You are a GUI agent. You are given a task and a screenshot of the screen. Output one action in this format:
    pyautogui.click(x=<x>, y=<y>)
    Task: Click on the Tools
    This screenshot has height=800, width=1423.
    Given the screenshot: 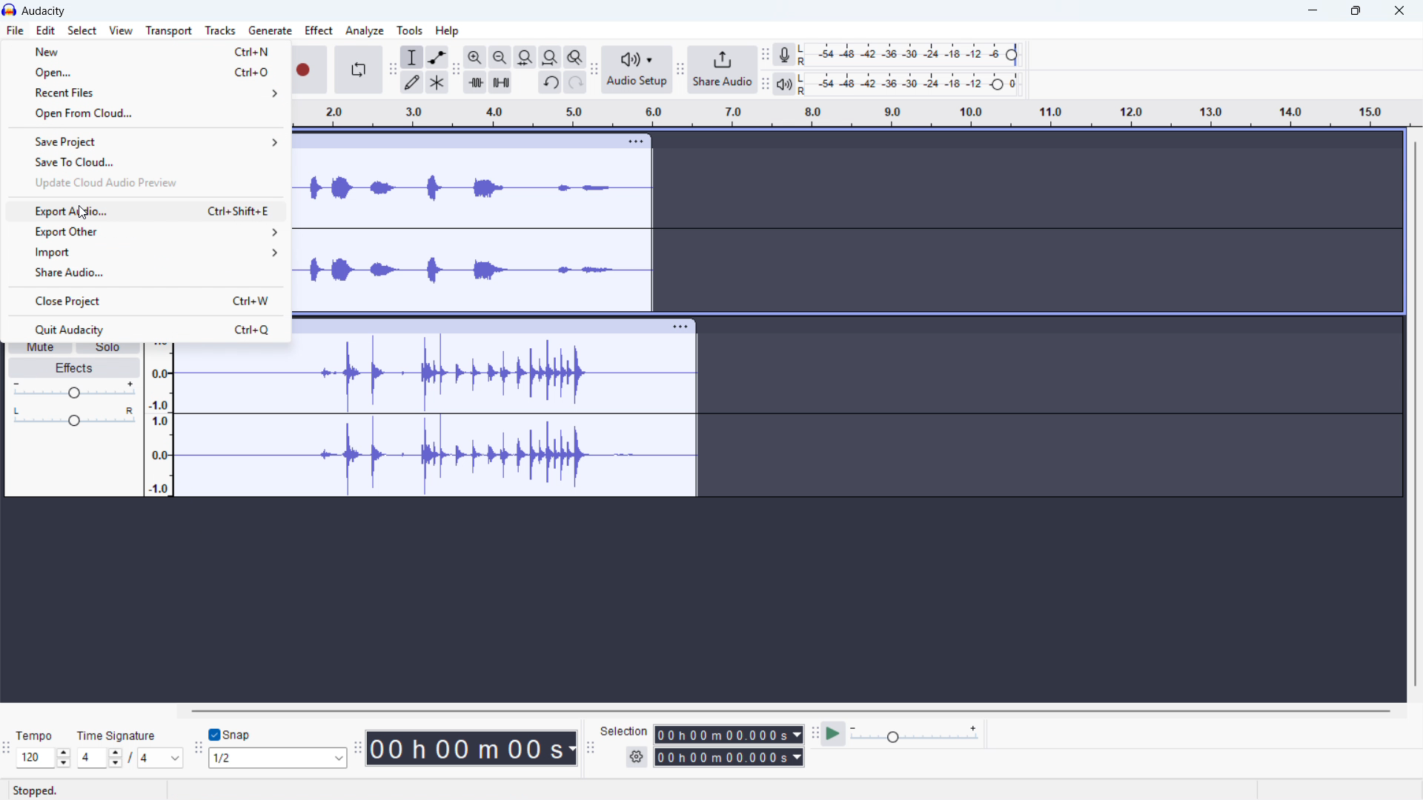 What is the action you would take?
    pyautogui.click(x=409, y=30)
    